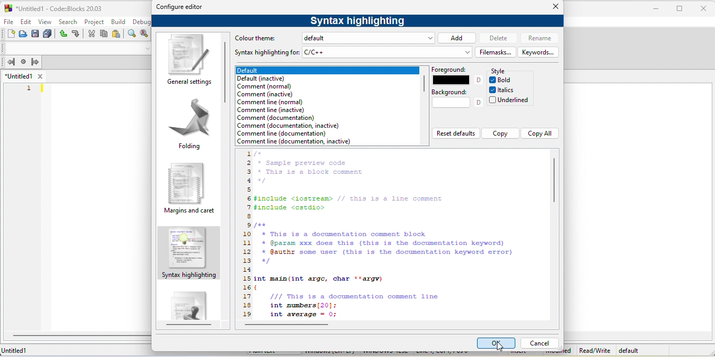 The height and width of the screenshot is (357, 715). Describe the element at coordinates (327, 71) in the screenshot. I see `default` at that location.